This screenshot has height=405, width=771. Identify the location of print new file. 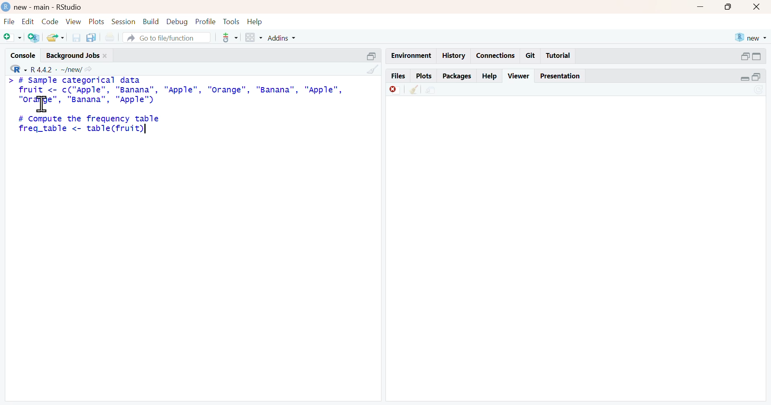
(110, 38).